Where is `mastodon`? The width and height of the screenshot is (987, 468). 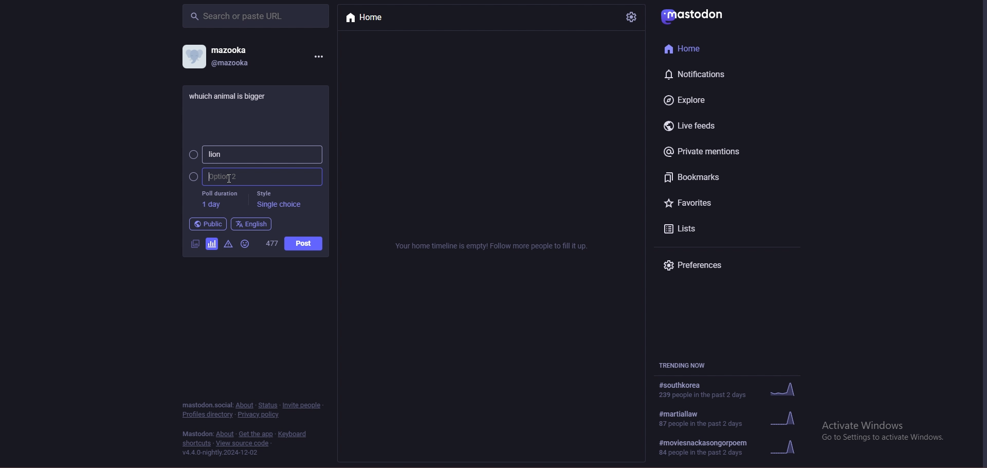
mastodon is located at coordinates (697, 14).